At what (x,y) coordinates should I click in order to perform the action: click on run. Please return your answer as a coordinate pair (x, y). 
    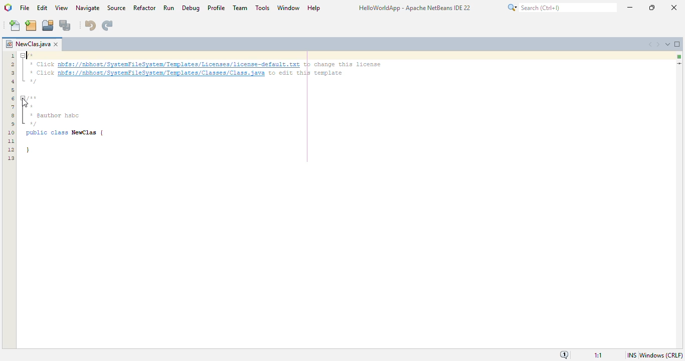
    Looking at the image, I should click on (168, 8).